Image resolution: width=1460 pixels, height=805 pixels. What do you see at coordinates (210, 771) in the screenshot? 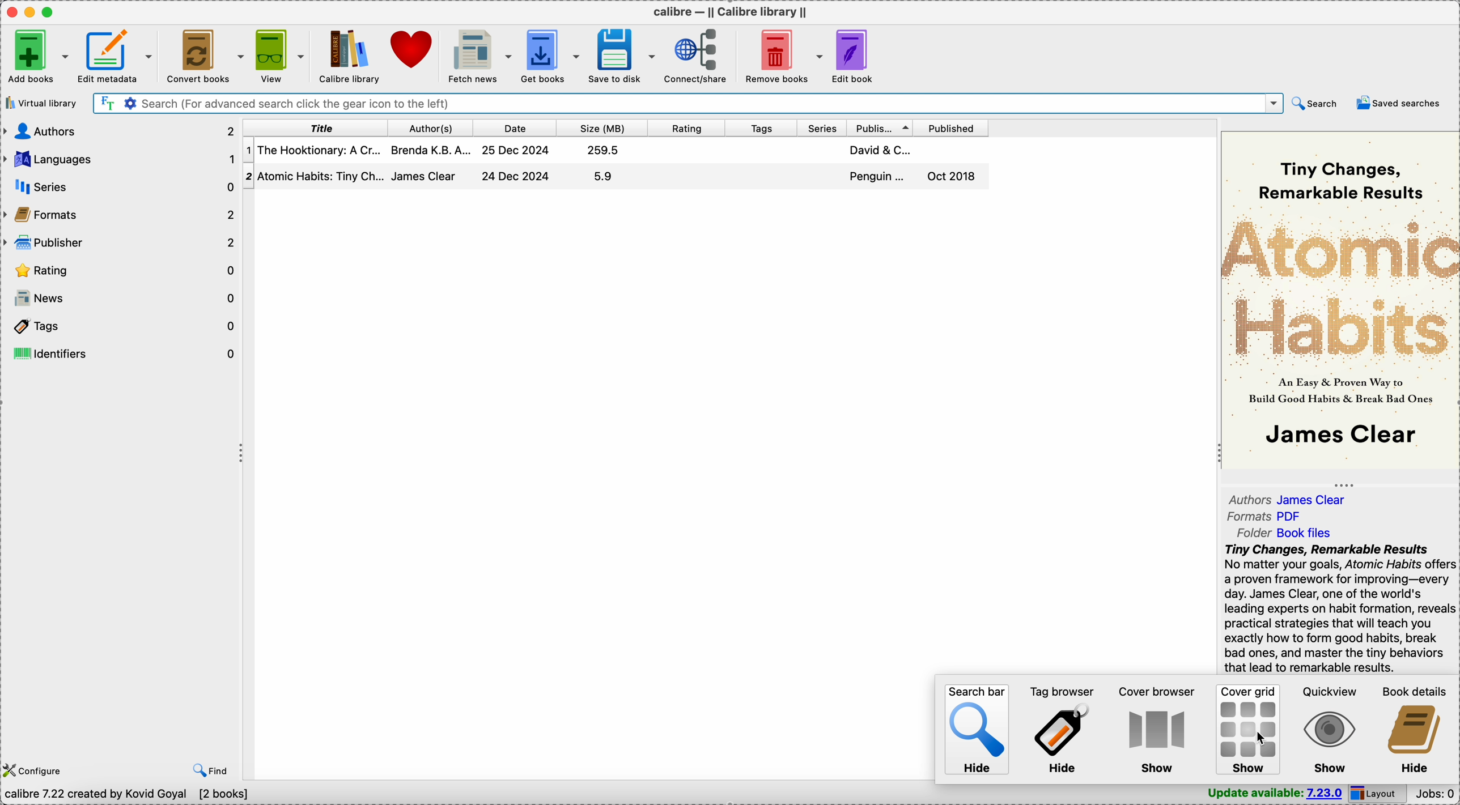
I see `find` at bounding box center [210, 771].